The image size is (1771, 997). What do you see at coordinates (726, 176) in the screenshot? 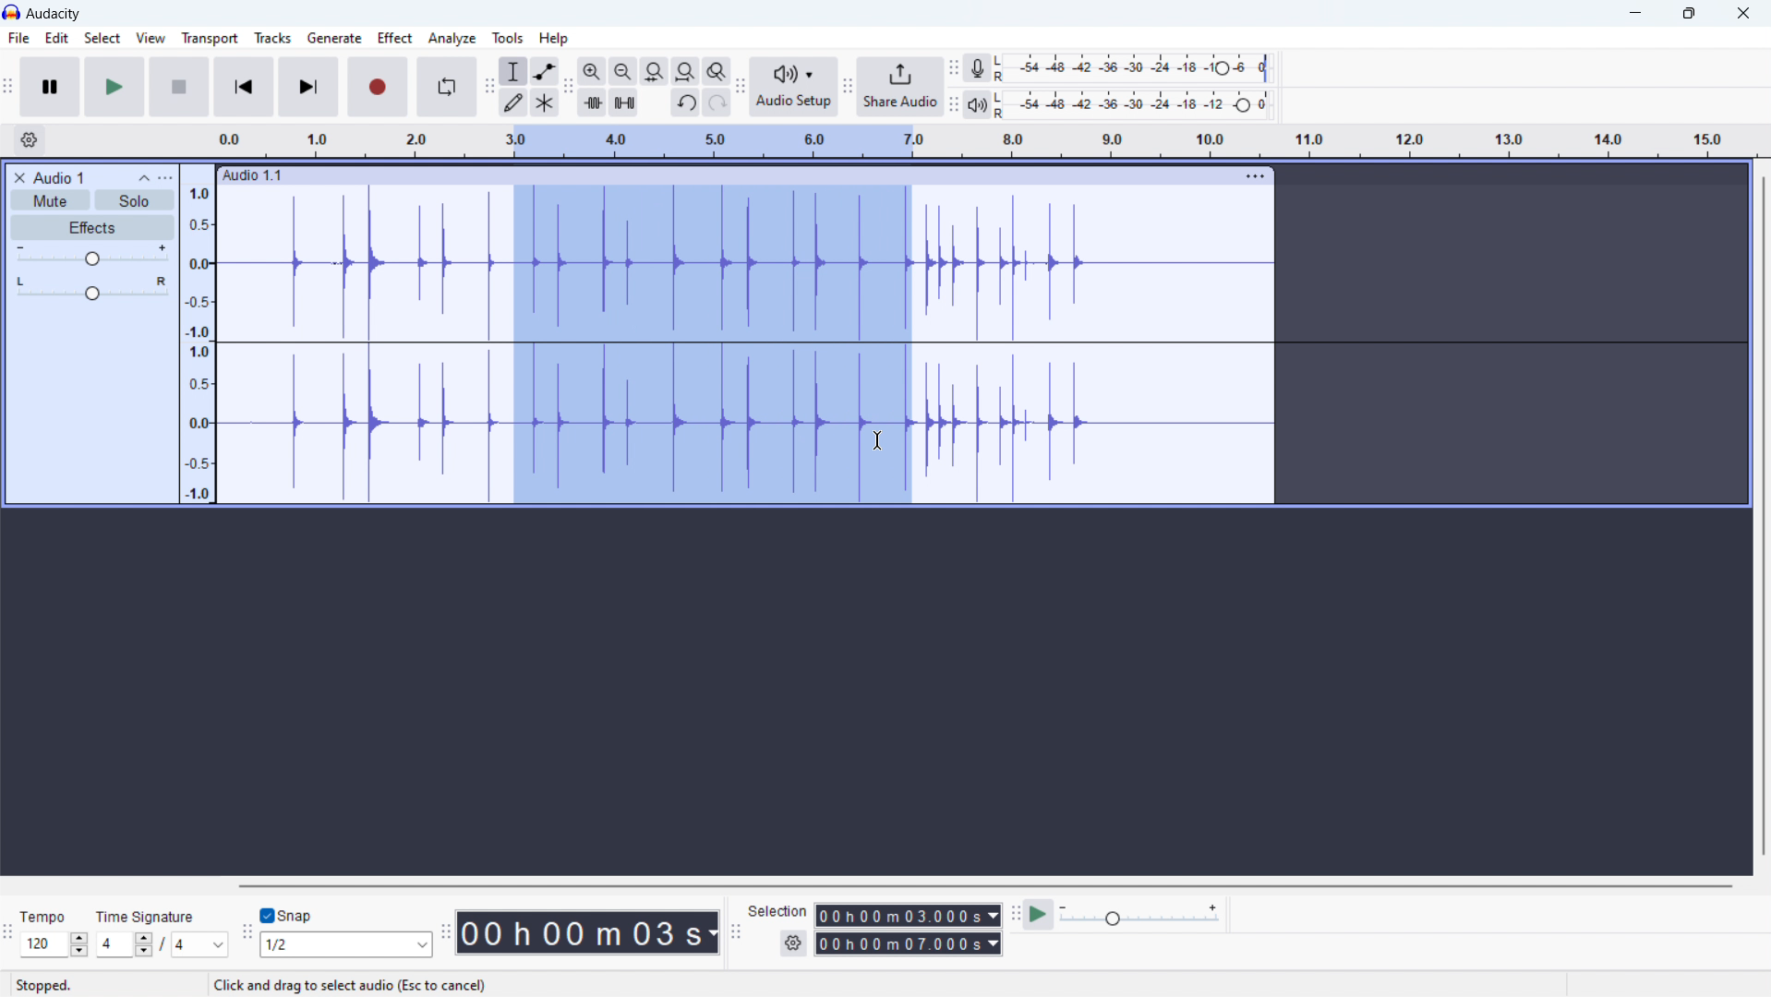
I see `hold to move` at bounding box center [726, 176].